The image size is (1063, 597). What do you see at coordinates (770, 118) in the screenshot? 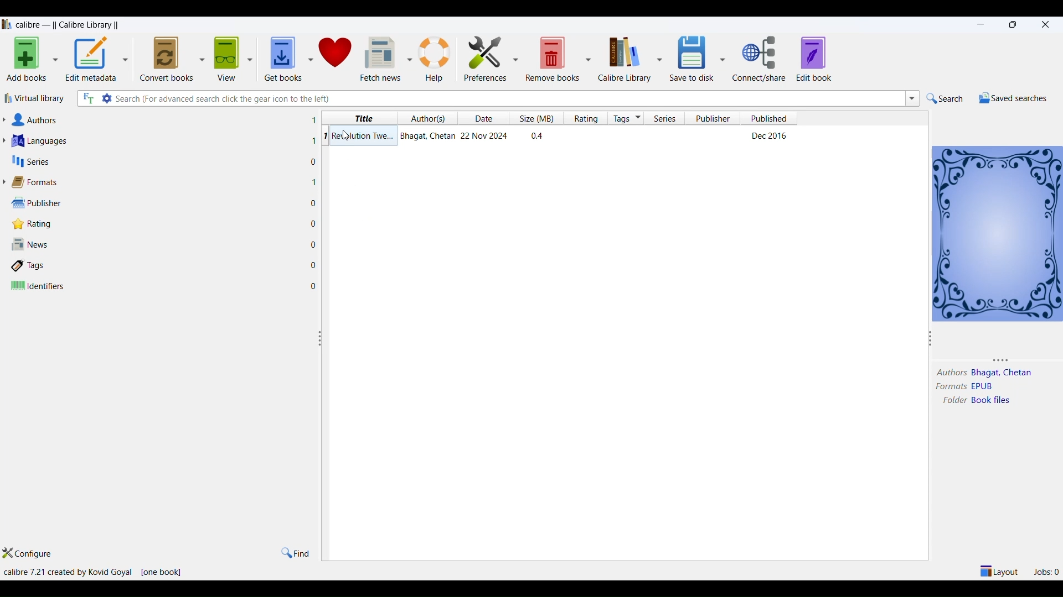
I see `published` at bounding box center [770, 118].